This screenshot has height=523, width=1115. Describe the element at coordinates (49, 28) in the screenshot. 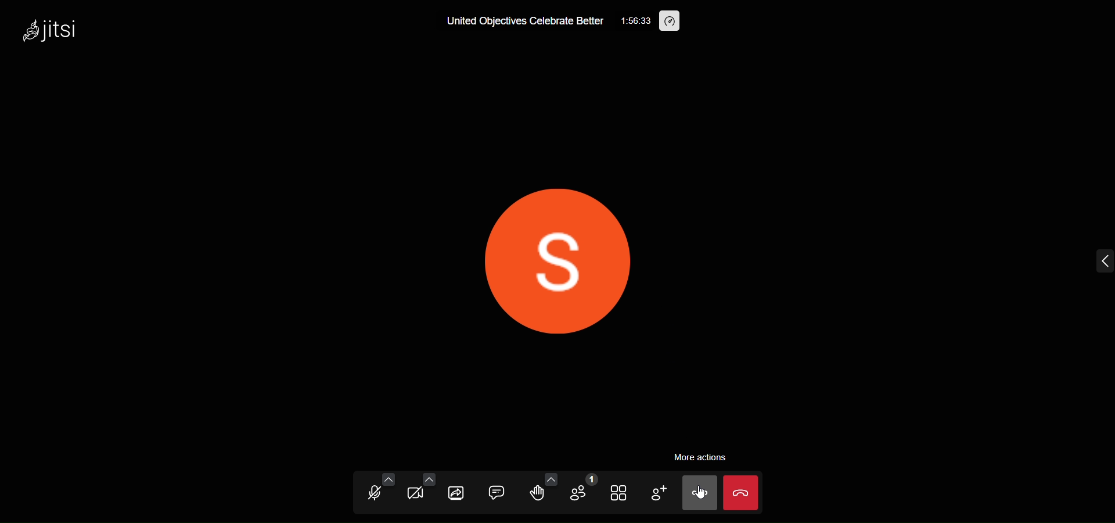

I see `jitsi` at that location.